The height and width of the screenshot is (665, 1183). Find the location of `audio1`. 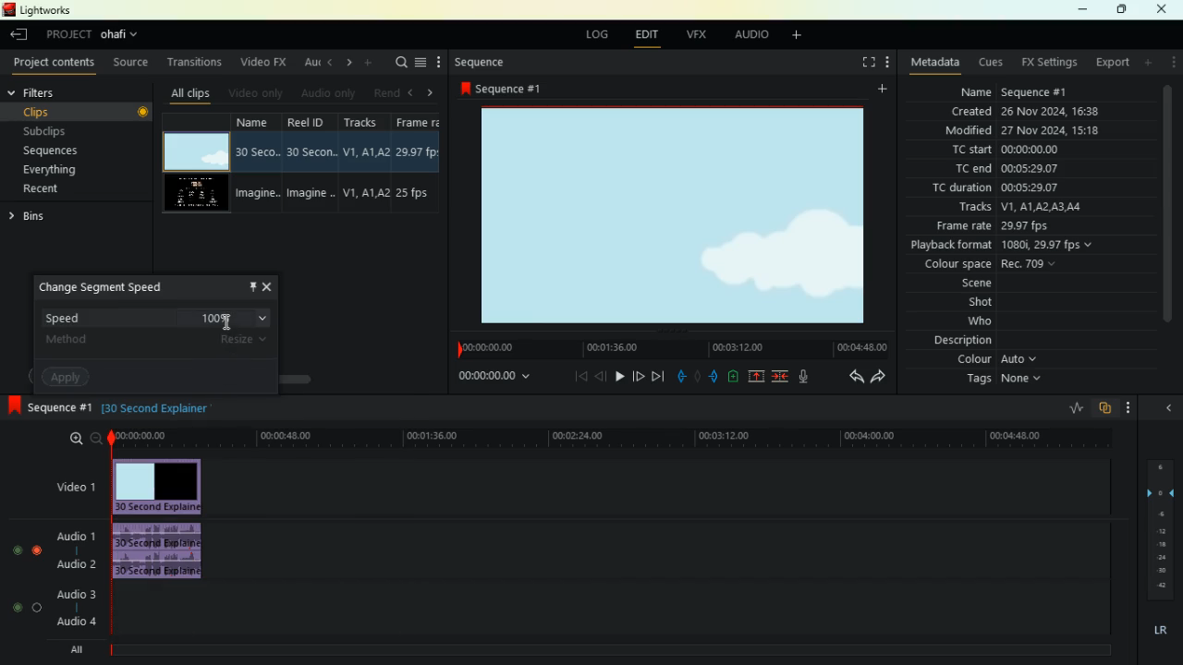

audio1 is located at coordinates (72, 533).